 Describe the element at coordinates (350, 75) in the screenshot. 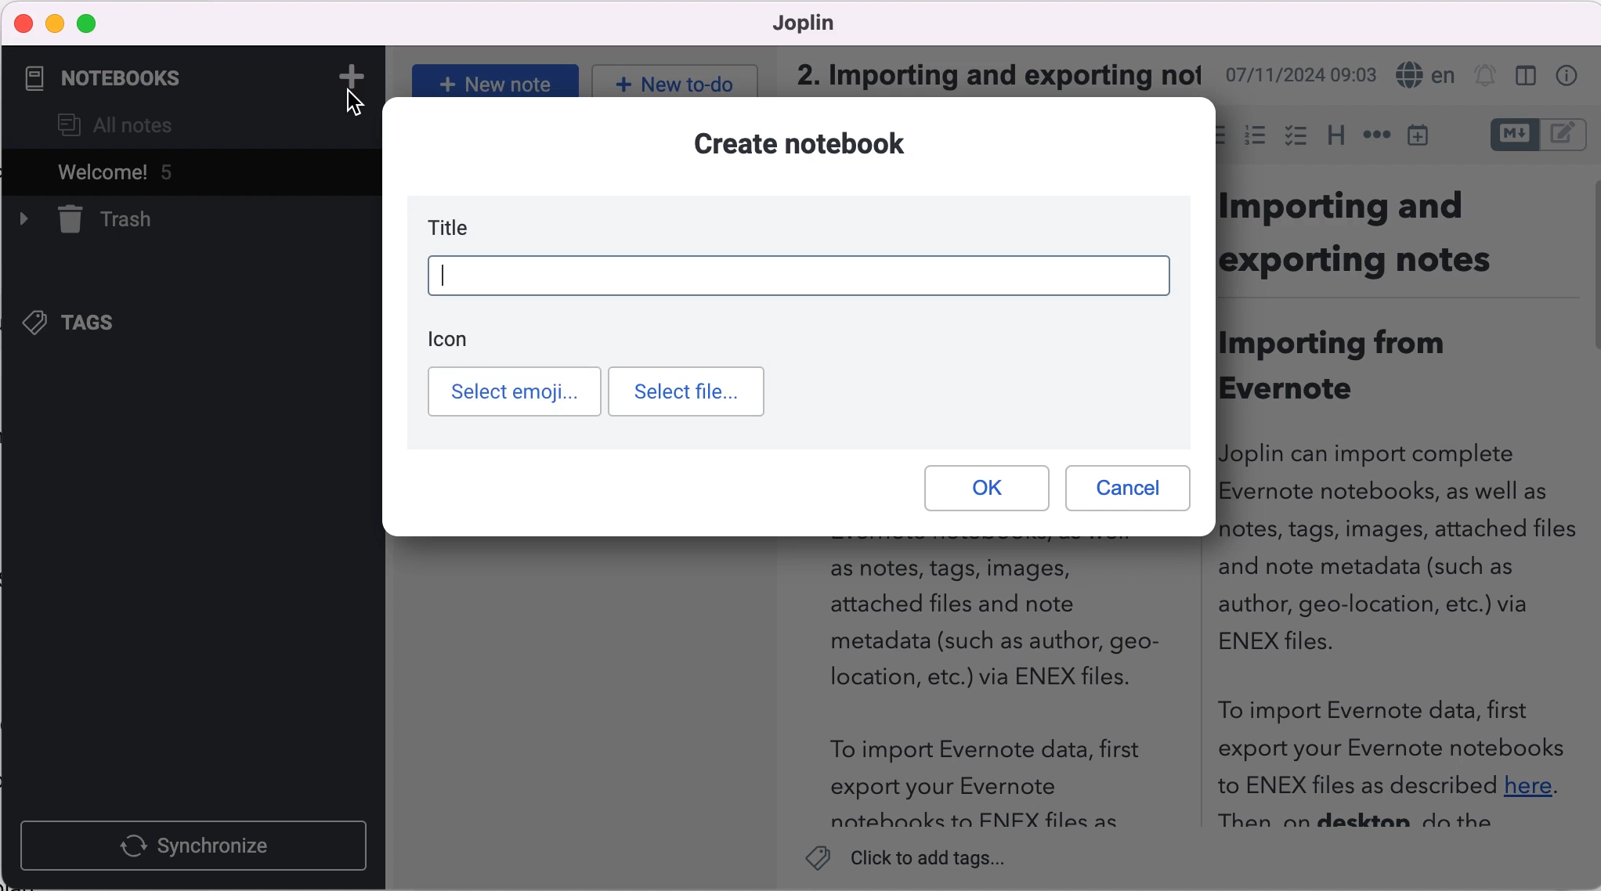

I see `add note` at that location.